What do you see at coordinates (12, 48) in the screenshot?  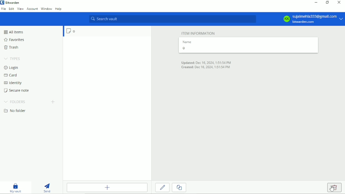 I see `Trash` at bounding box center [12, 48].